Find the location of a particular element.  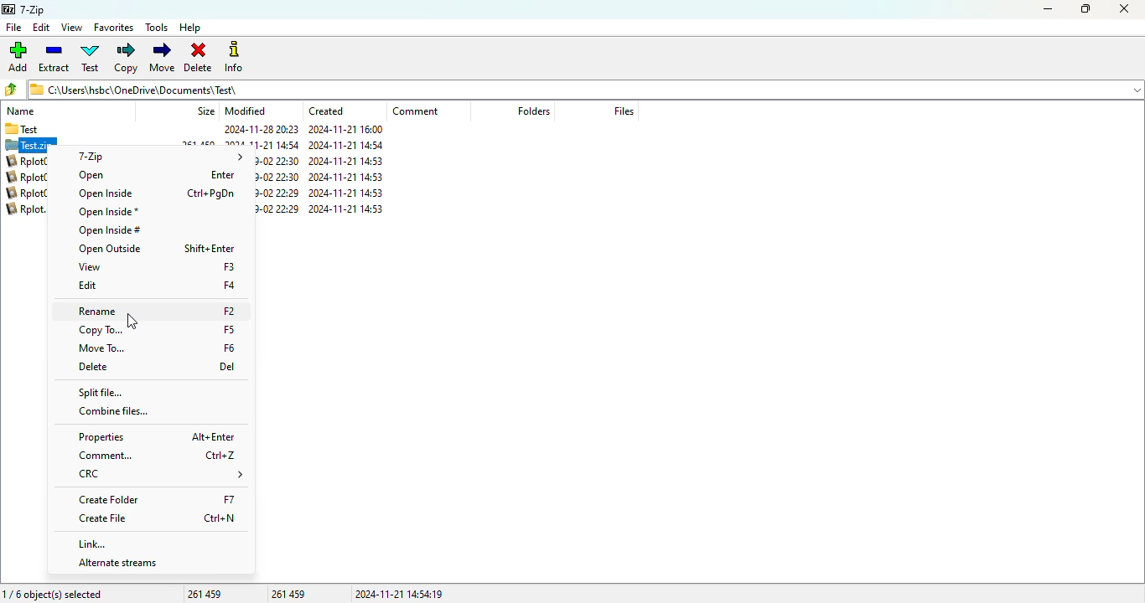

properties is located at coordinates (101, 436).